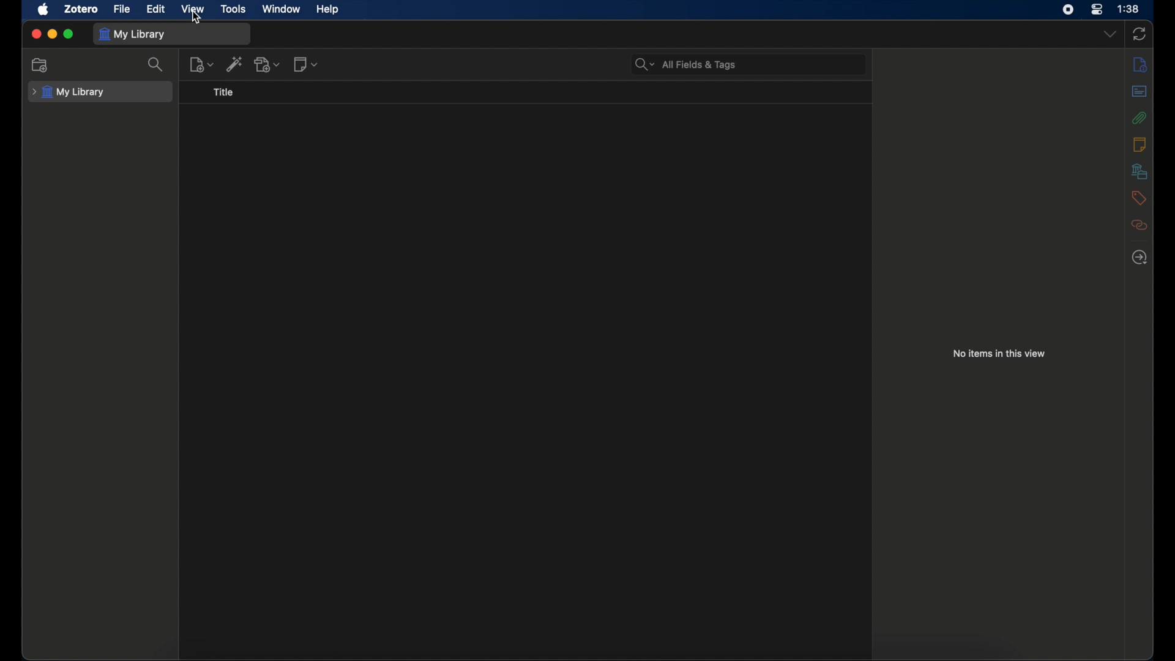  I want to click on dropdown, so click(1110, 35).